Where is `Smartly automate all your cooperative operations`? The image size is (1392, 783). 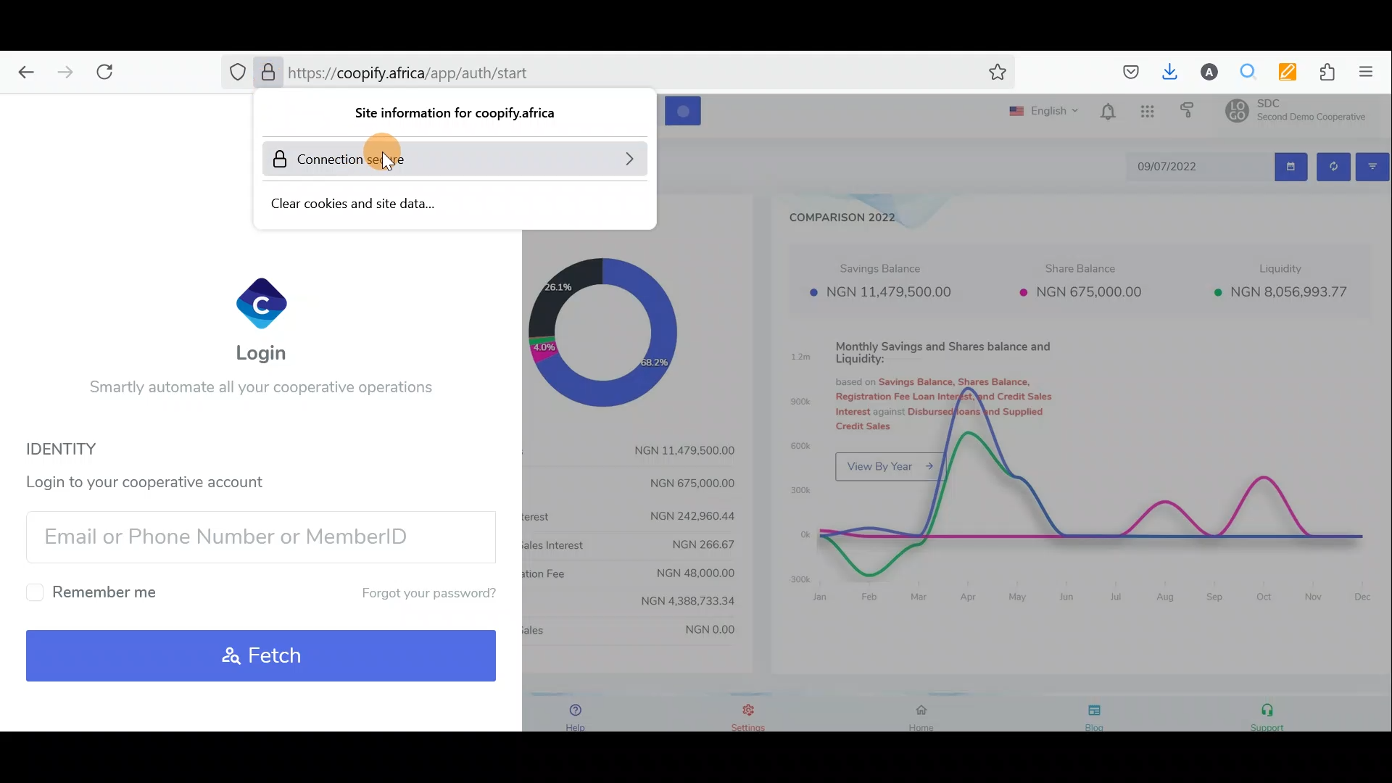
Smartly automate all your cooperative operations is located at coordinates (260, 391).